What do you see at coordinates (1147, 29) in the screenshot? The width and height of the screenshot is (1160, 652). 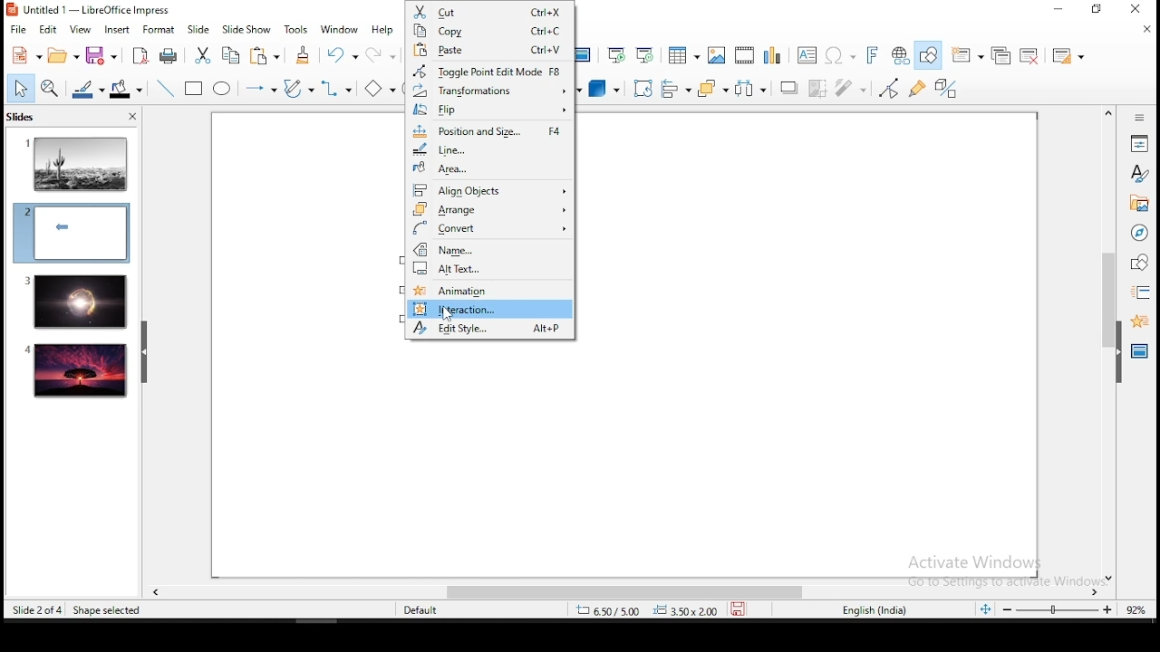 I see `close` at bounding box center [1147, 29].